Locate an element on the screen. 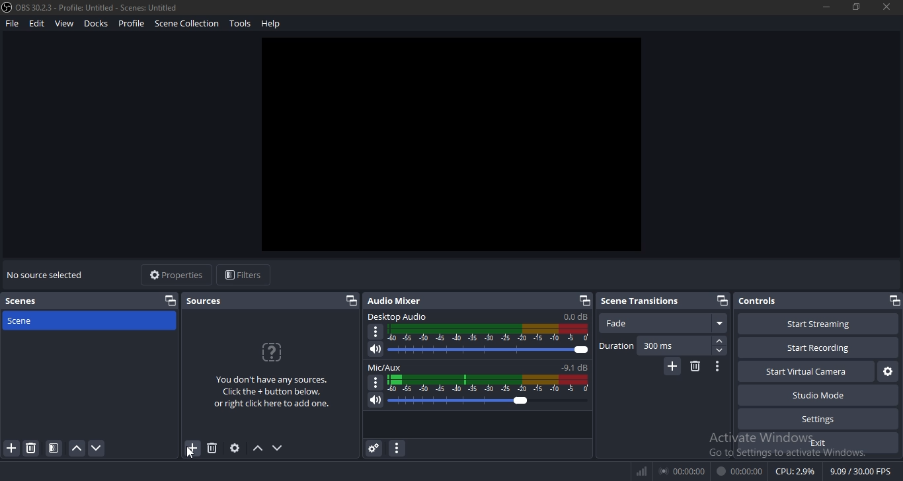 The height and width of the screenshot is (481, 903). tools is located at coordinates (241, 24).